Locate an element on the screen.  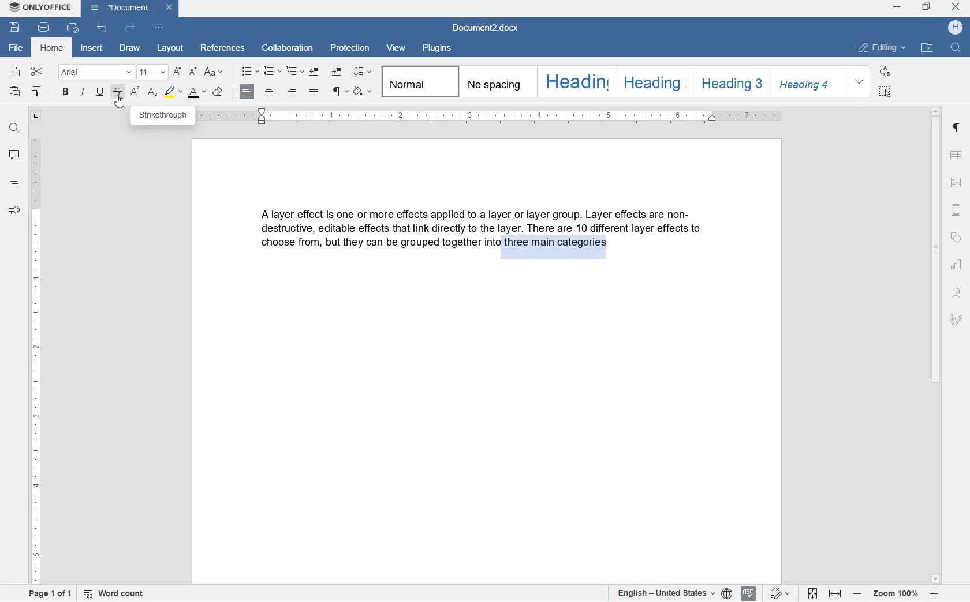
home is located at coordinates (53, 49).